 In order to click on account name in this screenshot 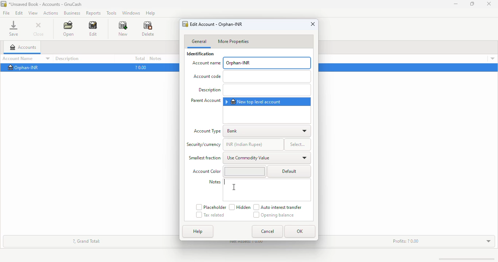, I will do `click(206, 64)`.